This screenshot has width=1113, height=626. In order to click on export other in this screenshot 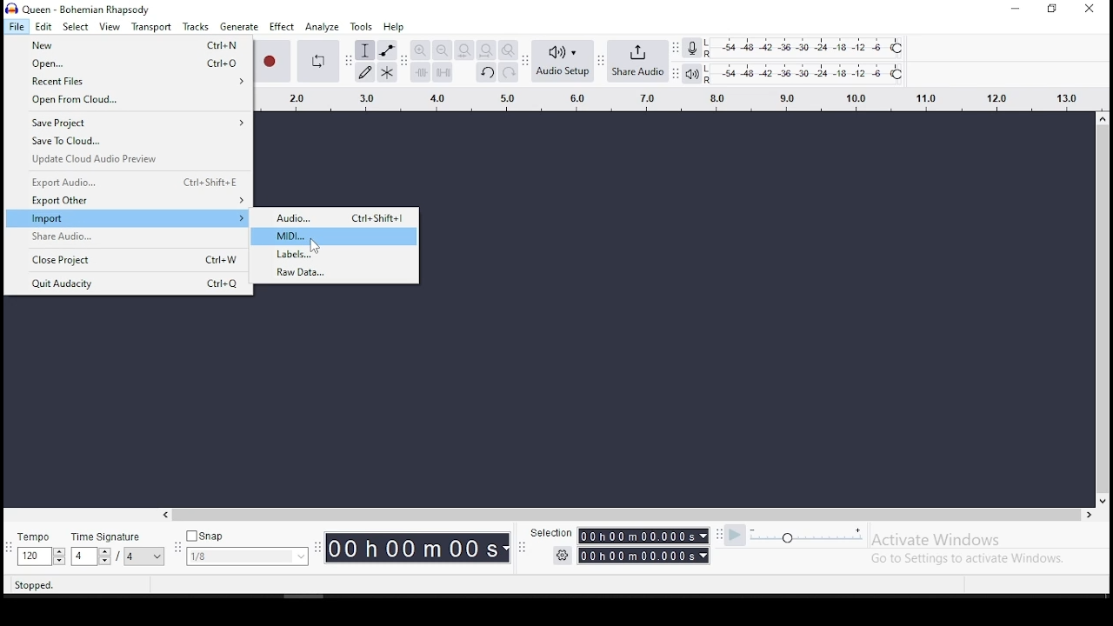, I will do `click(129, 202)`.